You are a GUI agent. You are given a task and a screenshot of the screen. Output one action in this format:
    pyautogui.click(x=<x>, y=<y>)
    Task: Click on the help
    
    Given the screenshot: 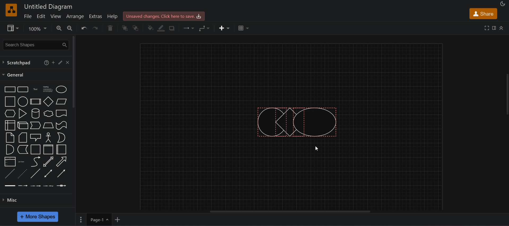 What is the action you would take?
    pyautogui.click(x=45, y=62)
    